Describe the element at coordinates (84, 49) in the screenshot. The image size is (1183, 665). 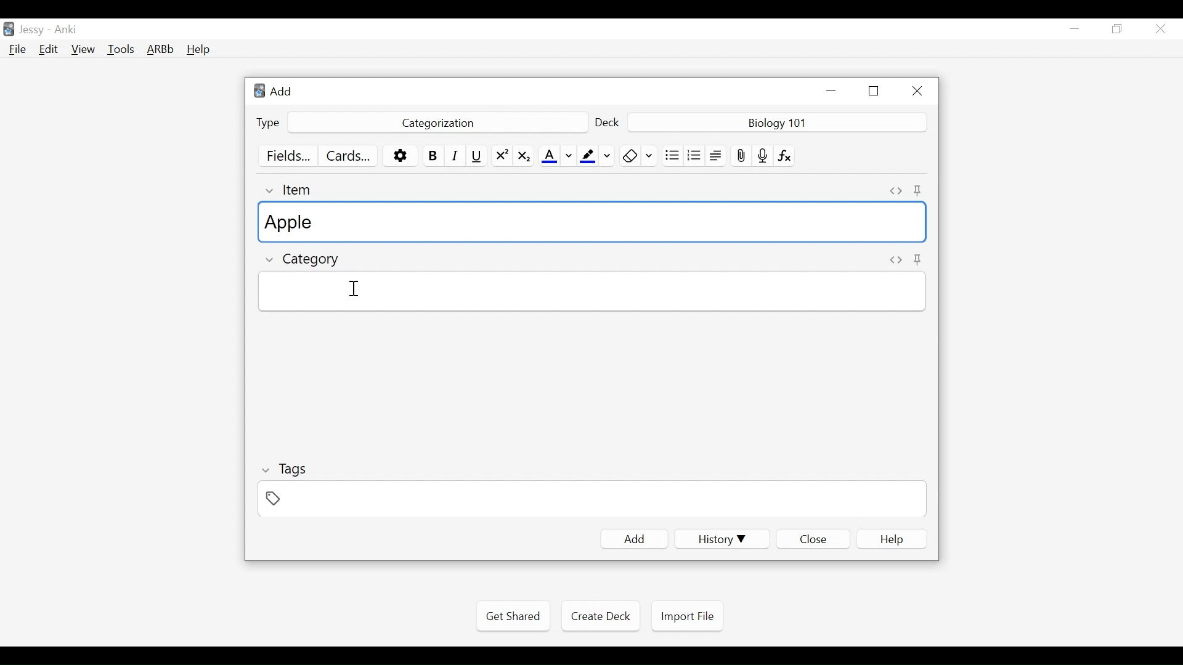
I see `View` at that location.